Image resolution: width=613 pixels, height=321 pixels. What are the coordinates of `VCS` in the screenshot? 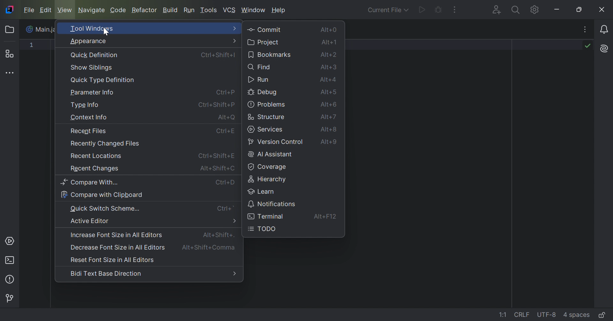 It's located at (230, 10).